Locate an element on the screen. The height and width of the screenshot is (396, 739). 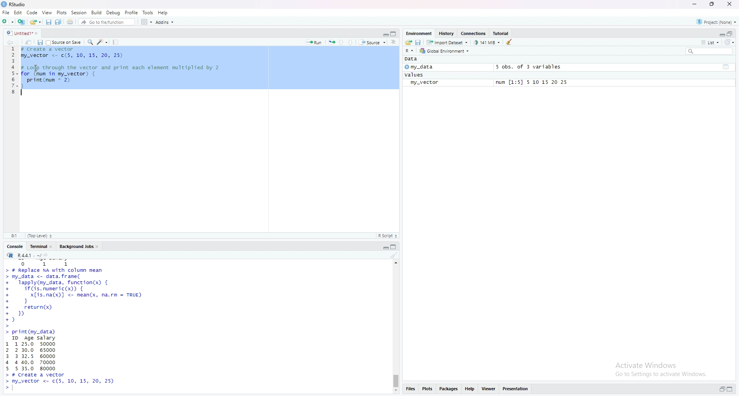
141 MB is located at coordinates (488, 42).